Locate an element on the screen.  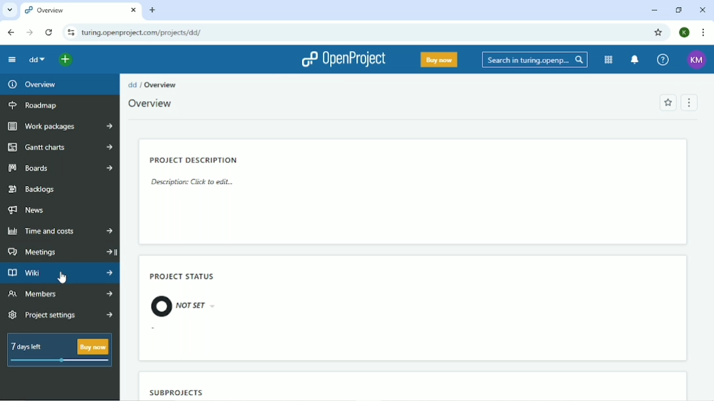
Reload this page is located at coordinates (50, 33).